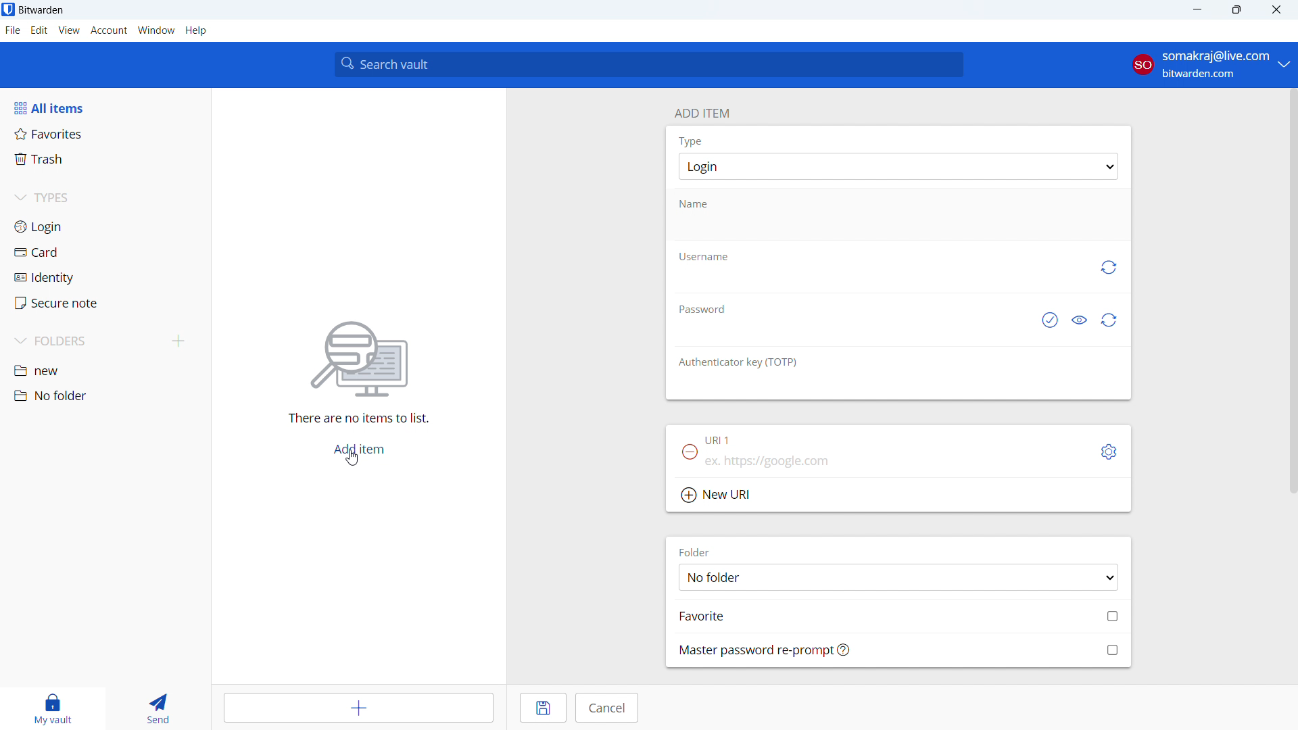 The image size is (1298, 730). I want to click on minimize, so click(1196, 10).